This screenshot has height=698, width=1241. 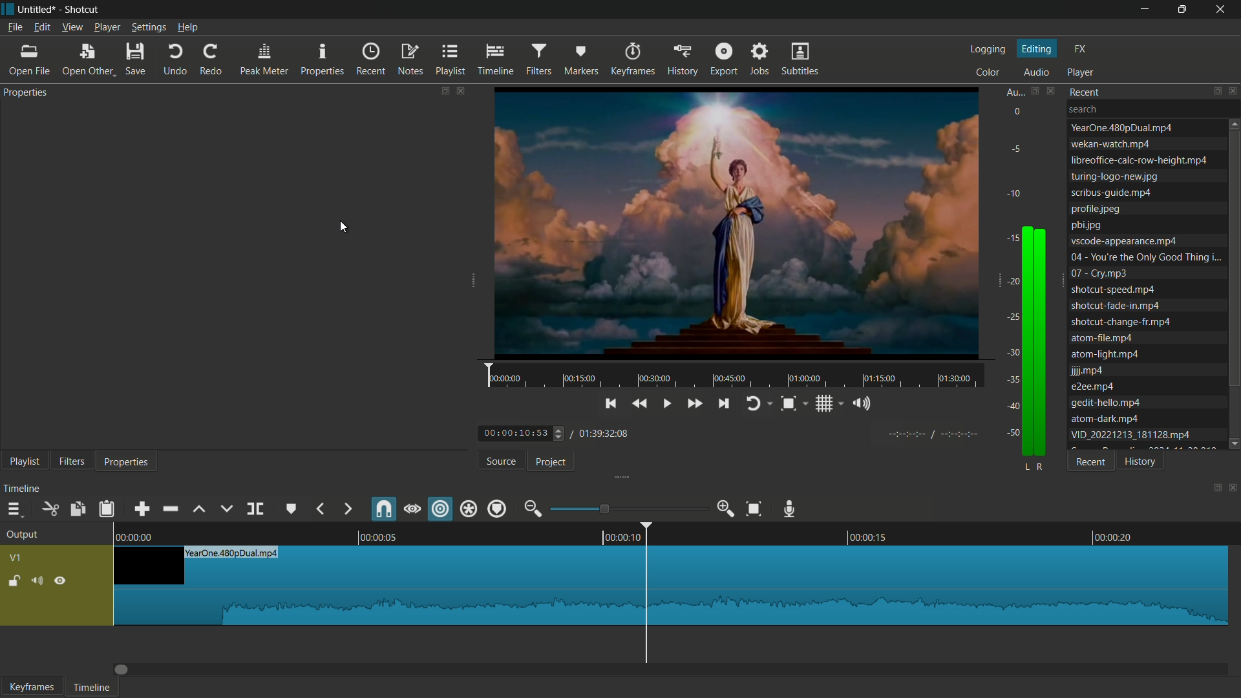 What do you see at coordinates (22, 535) in the screenshot?
I see `output` at bounding box center [22, 535].